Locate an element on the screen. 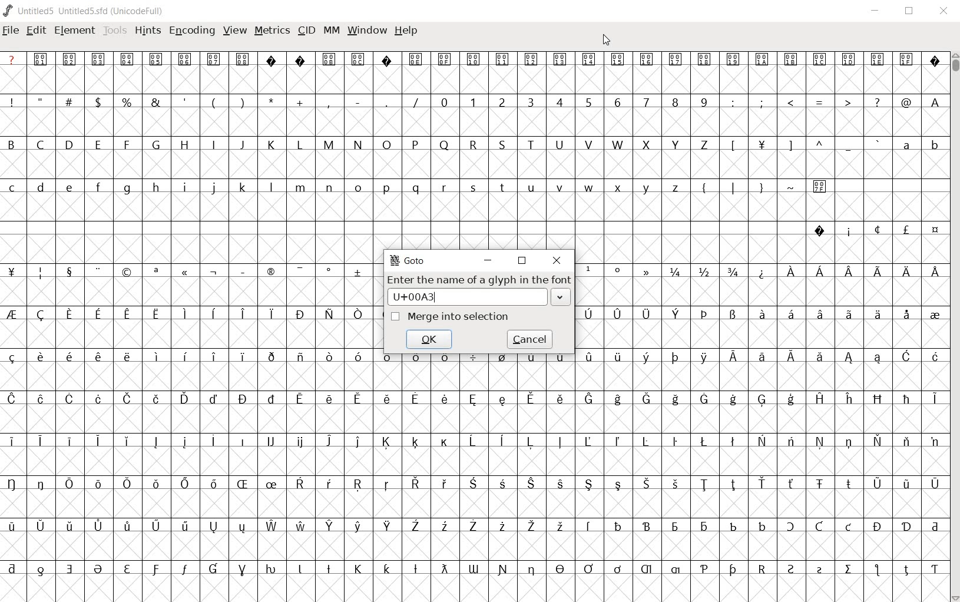 The image size is (960, 602). k is located at coordinates (242, 187).